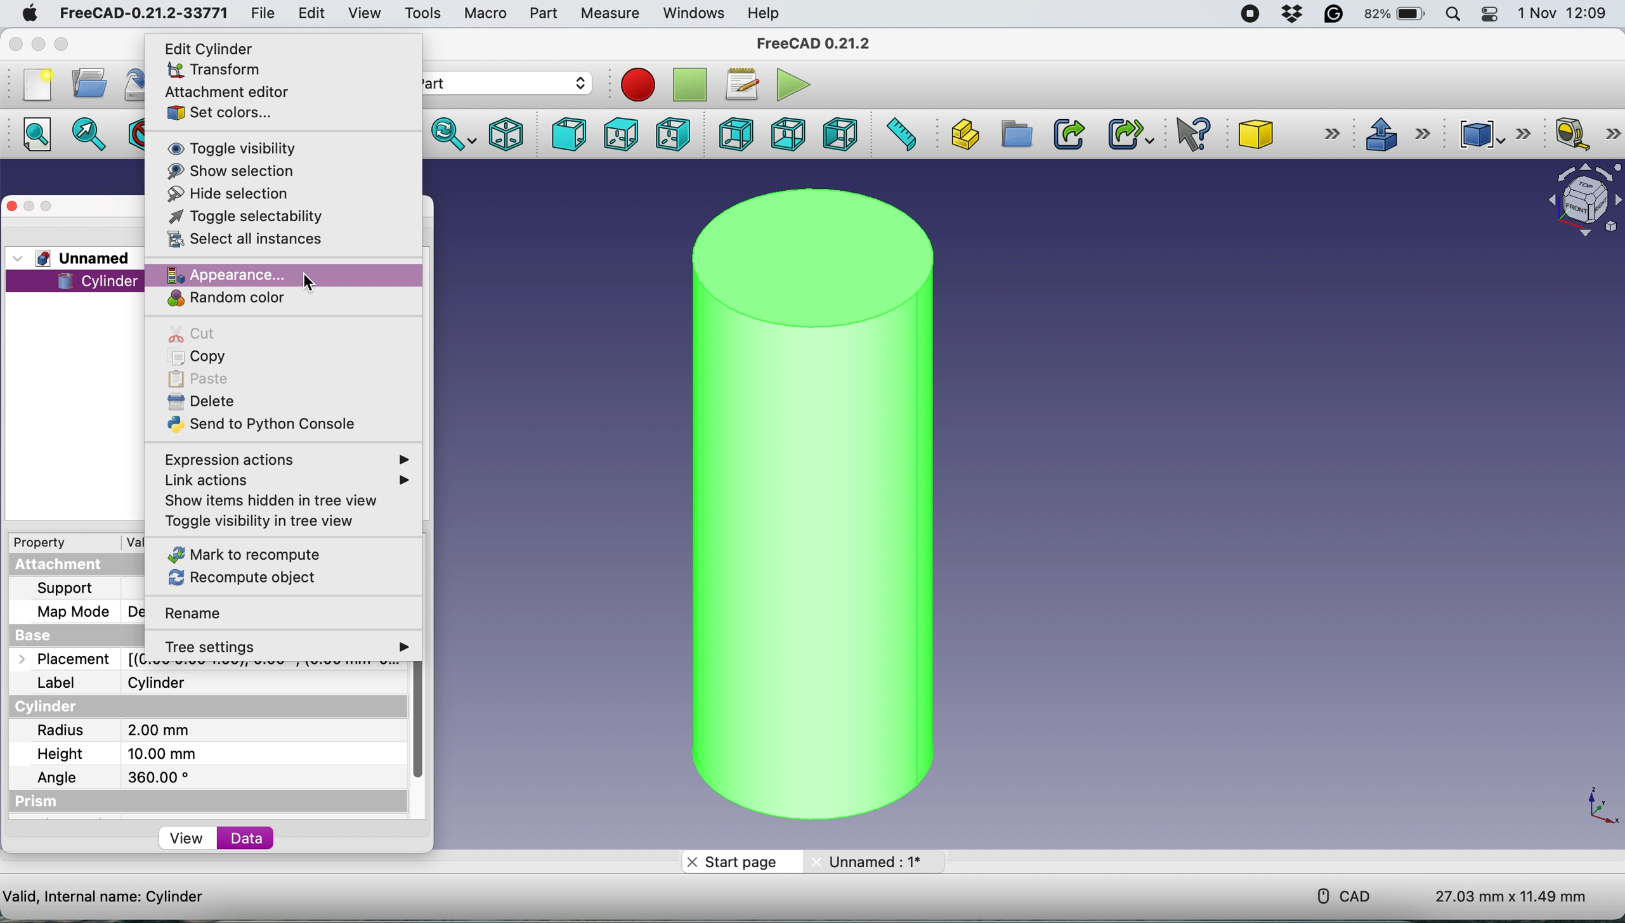  I want to click on battery, so click(1396, 15).